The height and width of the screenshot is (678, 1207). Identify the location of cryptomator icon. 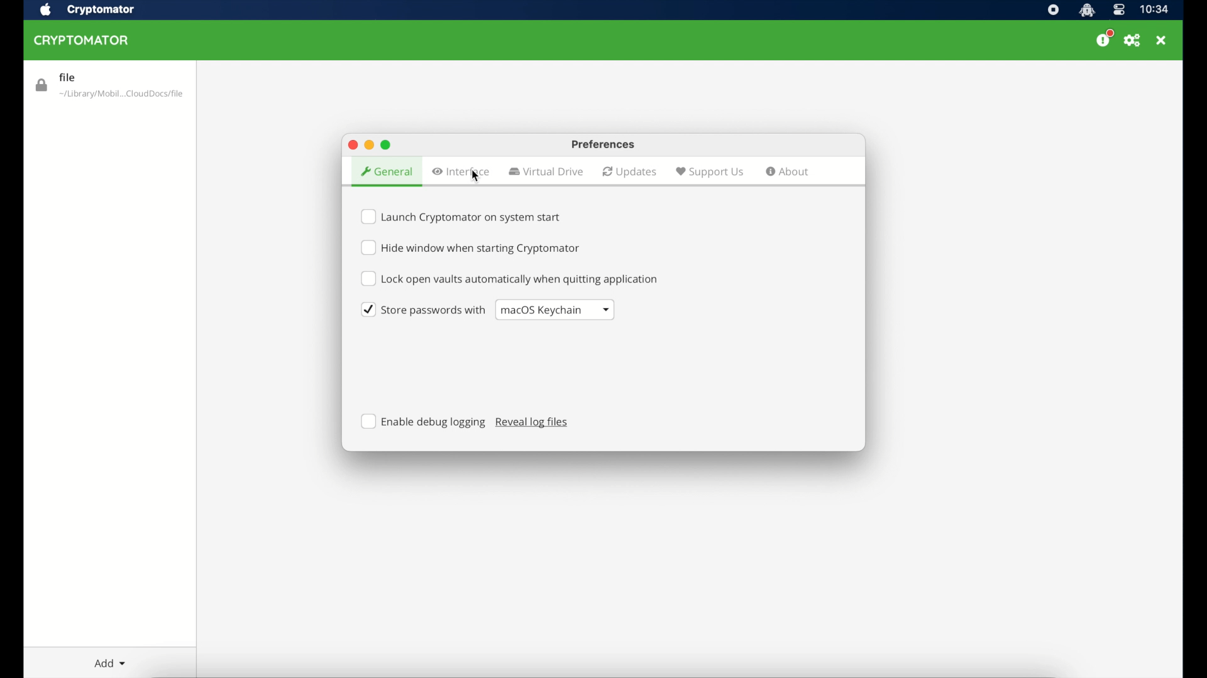
(1087, 10).